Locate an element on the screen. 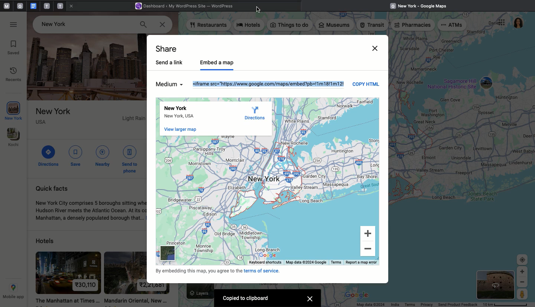 The width and height of the screenshot is (535, 307). Person is located at coordinates (523, 295).